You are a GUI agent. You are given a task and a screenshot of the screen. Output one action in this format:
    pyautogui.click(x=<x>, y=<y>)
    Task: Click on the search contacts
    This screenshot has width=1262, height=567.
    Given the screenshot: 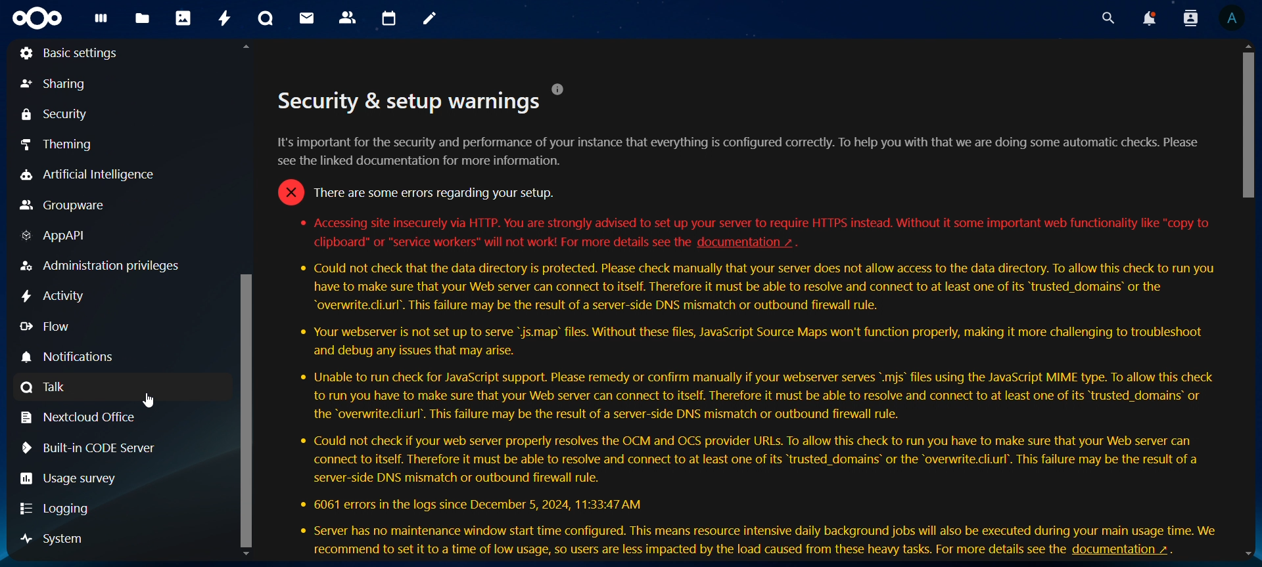 What is the action you would take?
    pyautogui.click(x=1190, y=20)
    